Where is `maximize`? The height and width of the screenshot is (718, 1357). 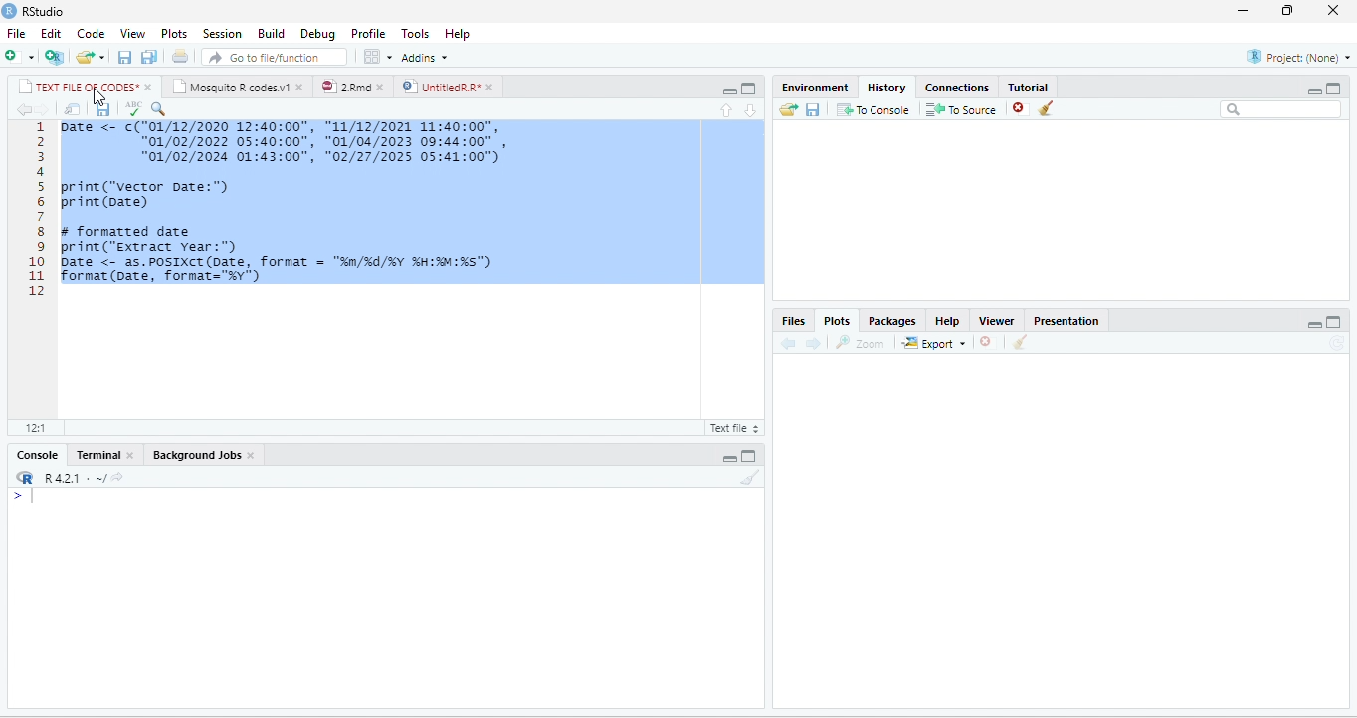
maximize is located at coordinates (748, 455).